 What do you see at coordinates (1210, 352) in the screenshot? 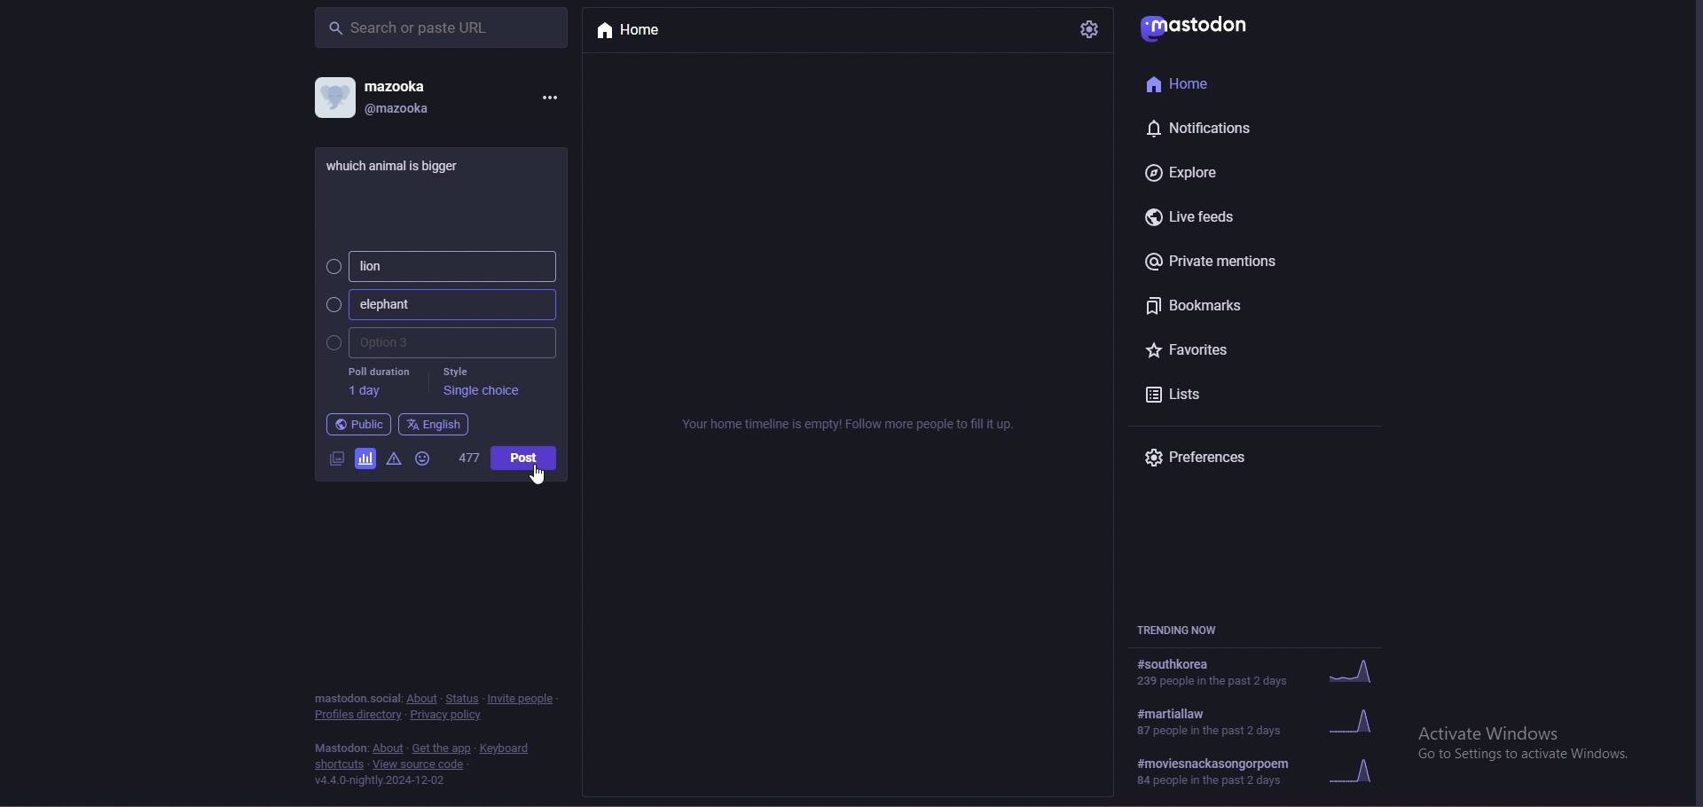
I see `favorites` at bounding box center [1210, 352].